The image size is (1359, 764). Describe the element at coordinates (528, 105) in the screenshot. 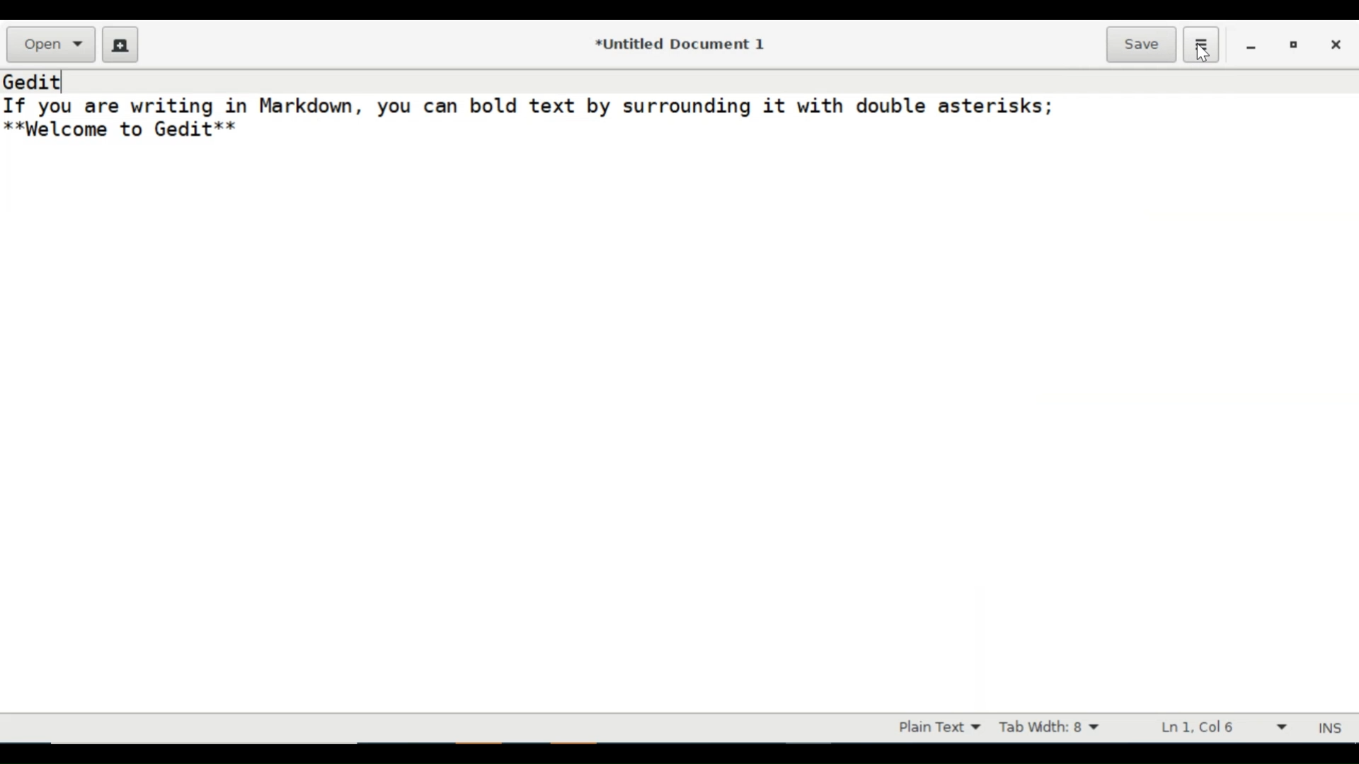

I see `If you are writing in Markdown, you can bold text by surrounding it with double asterisks;` at that location.